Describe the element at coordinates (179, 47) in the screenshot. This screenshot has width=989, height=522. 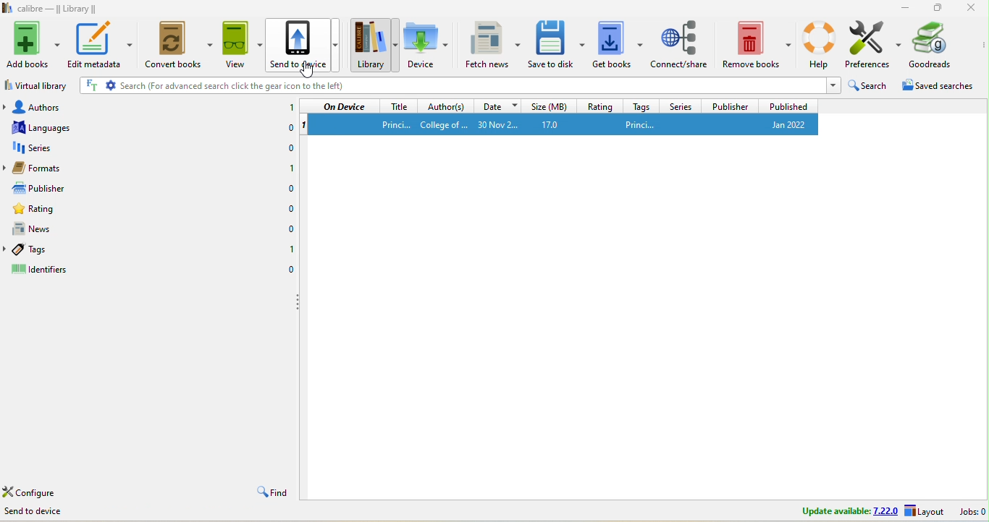
I see `convert books` at that location.